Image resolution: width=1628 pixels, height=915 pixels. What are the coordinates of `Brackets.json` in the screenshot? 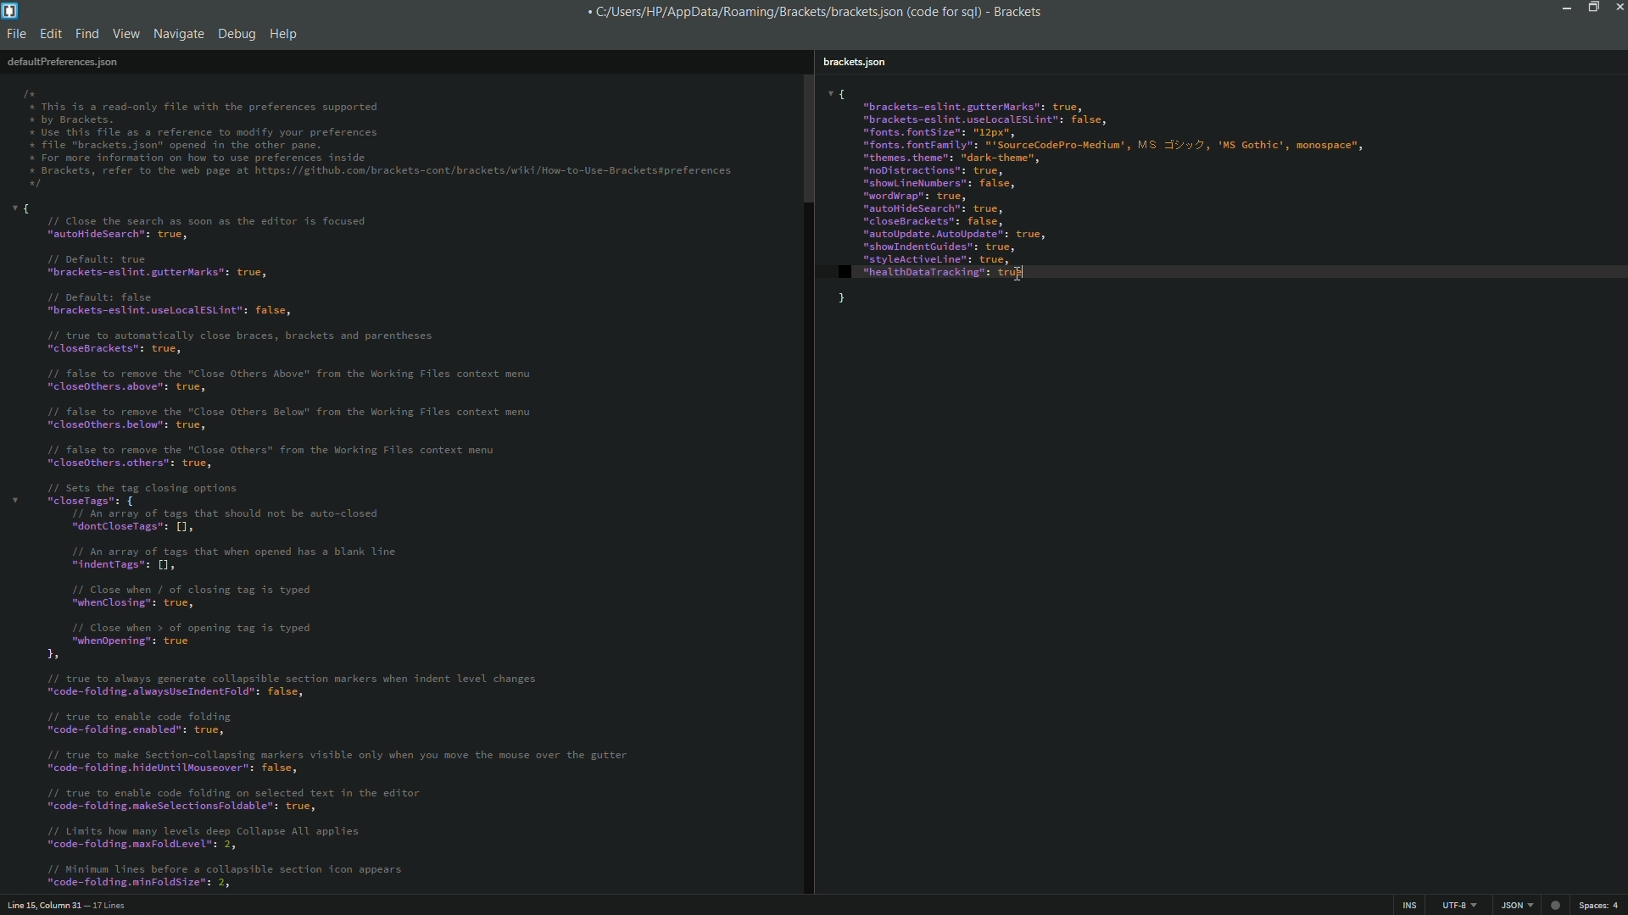 It's located at (856, 62).